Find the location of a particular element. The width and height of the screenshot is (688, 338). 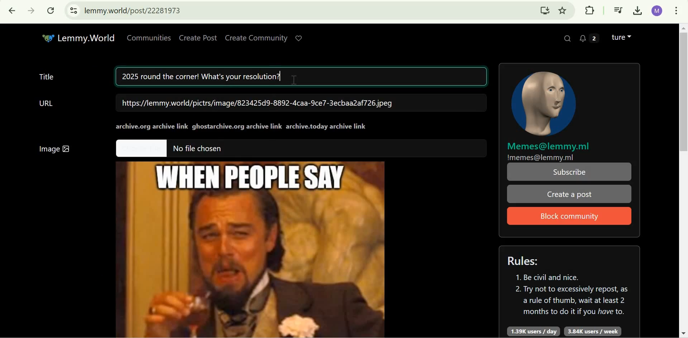

Create Community is located at coordinates (256, 38).